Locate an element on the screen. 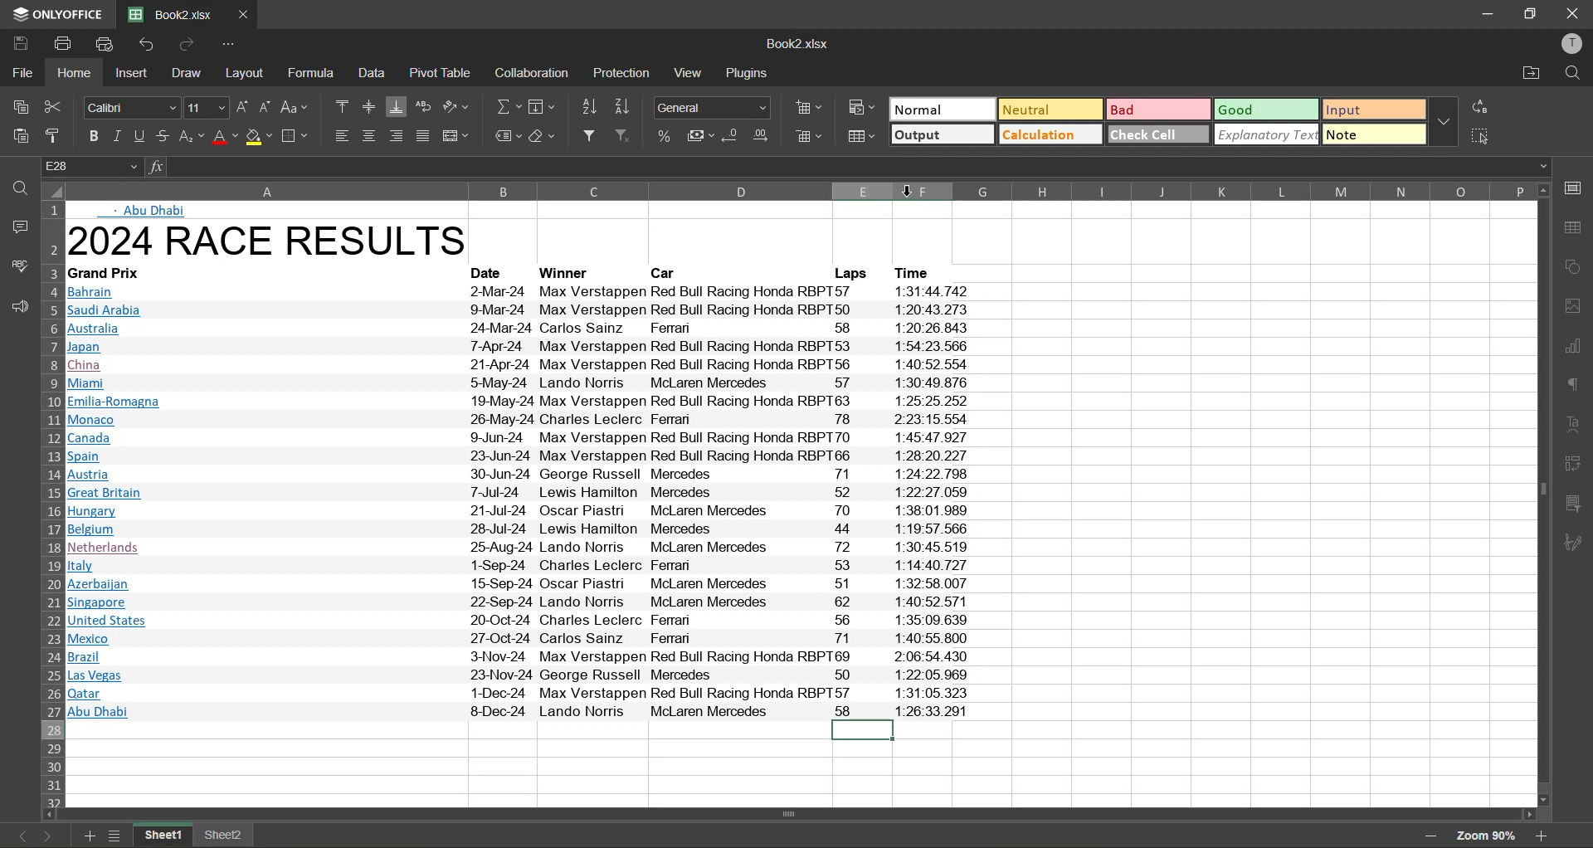 Image resolution: width=1593 pixels, height=848 pixels. Italy 1-Sep-24 Charles Leclerc reman 23 1:14:40.721 is located at coordinates (522, 567).